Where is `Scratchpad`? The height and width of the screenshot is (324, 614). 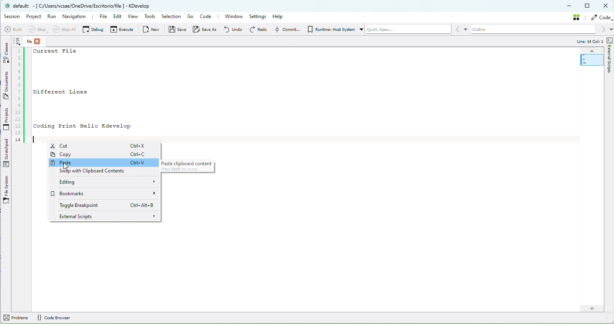
Scratchpad is located at coordinates (7, 154).